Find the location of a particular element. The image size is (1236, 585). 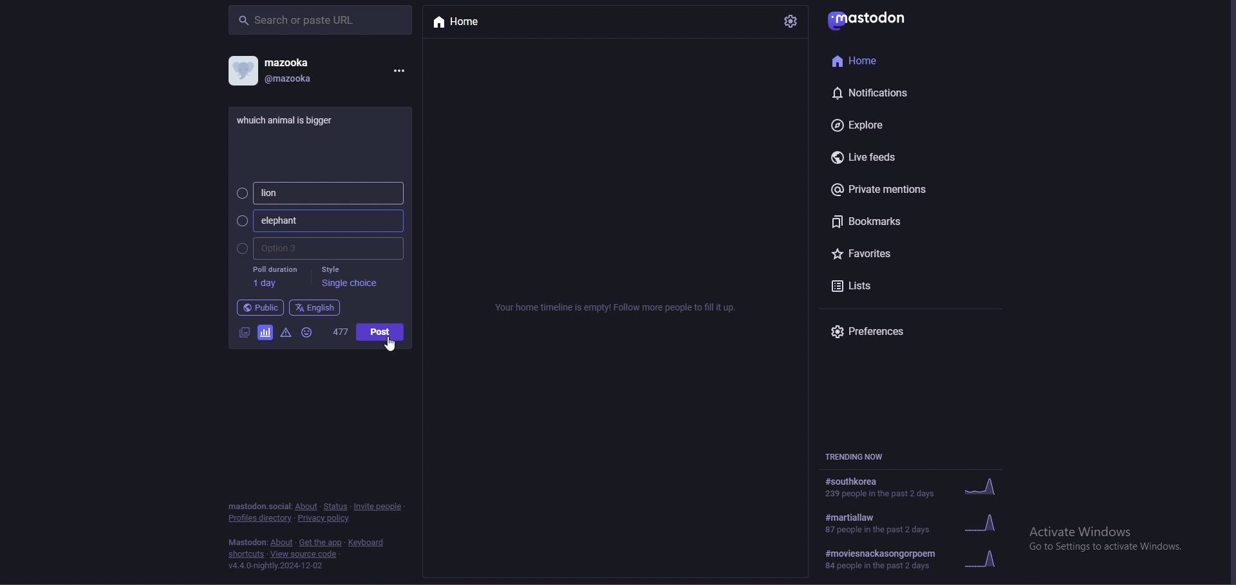

option 3 is located at coordinates (318, 249).